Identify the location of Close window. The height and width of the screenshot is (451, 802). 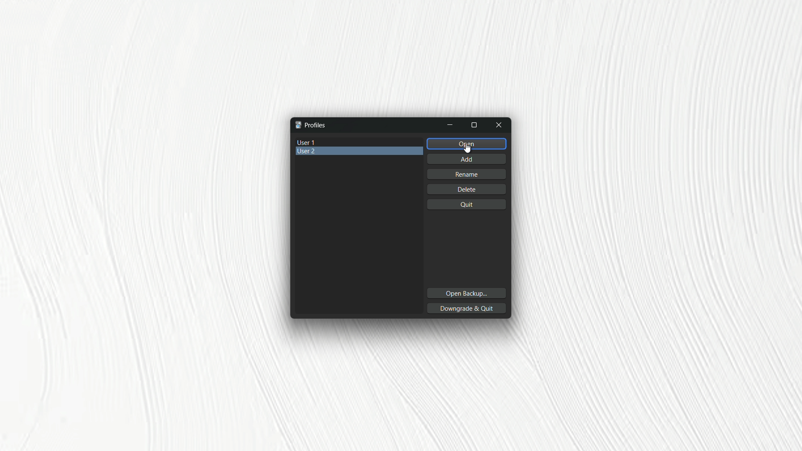
(500, 125).